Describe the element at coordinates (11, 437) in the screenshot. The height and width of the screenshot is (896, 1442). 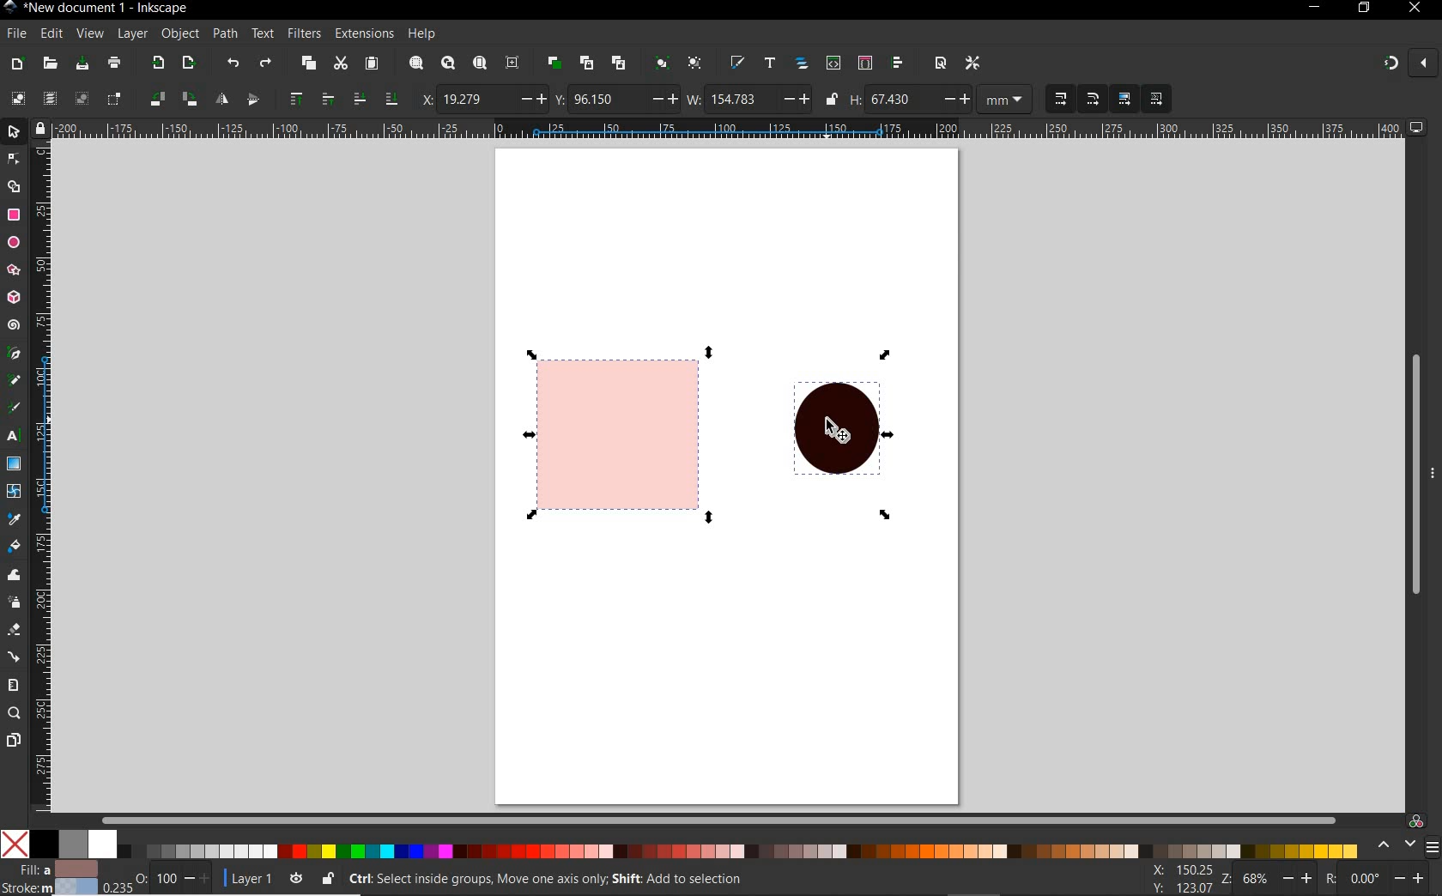
I see `text tool` at that location.